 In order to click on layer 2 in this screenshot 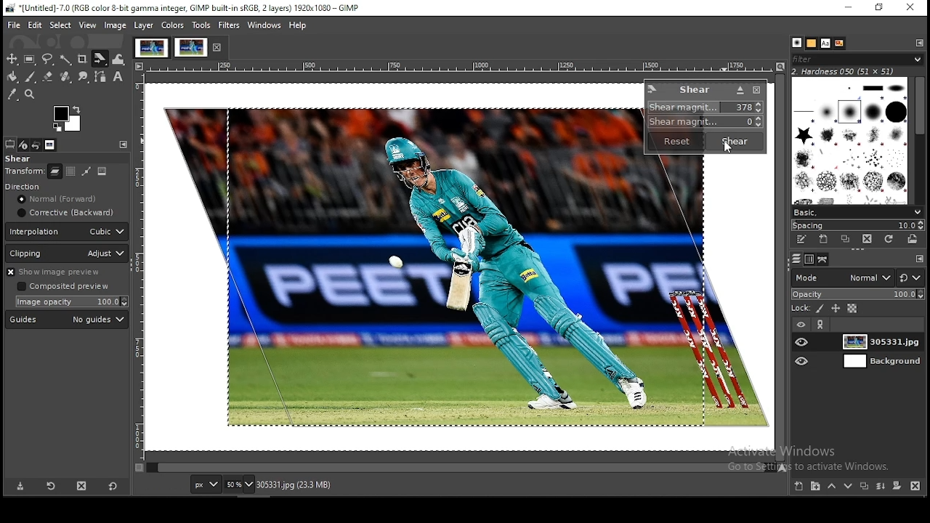, I will do `click(877, 362)`.